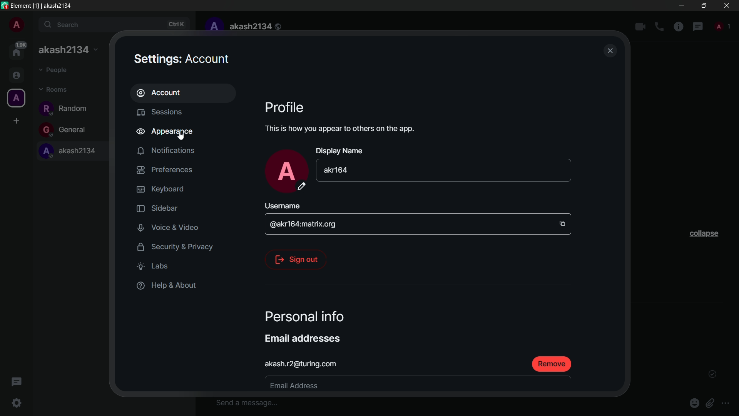  I want to click on general channel, so click(65, 130).